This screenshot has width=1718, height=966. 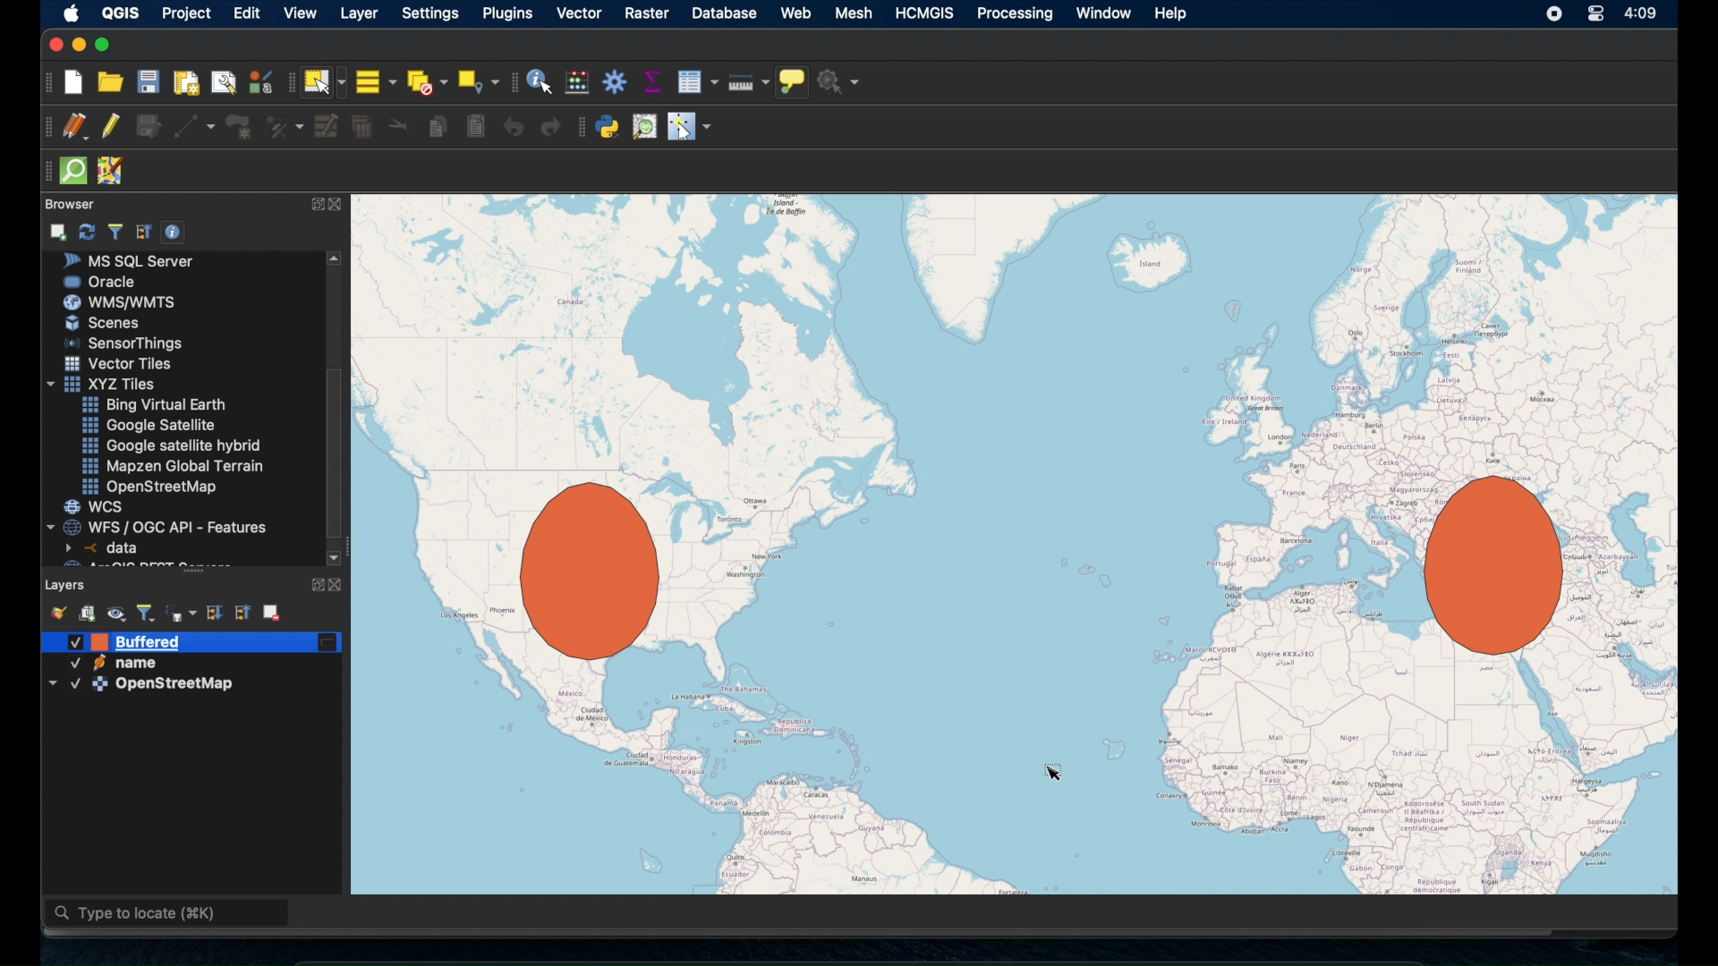 What do you see at coordinates (514, 128) in the screenshot?
I see `undo` at bounding box center [514, 128].